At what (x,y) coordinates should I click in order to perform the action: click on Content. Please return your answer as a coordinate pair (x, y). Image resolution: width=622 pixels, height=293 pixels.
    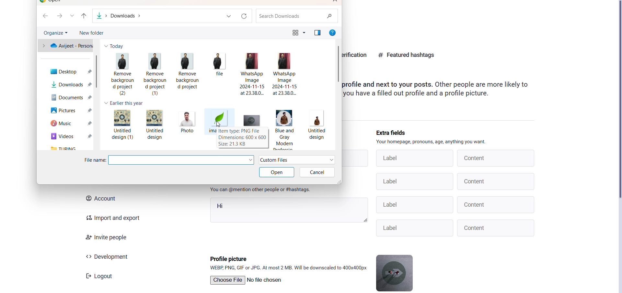
    Looking at the image, I should click on (496, 181).